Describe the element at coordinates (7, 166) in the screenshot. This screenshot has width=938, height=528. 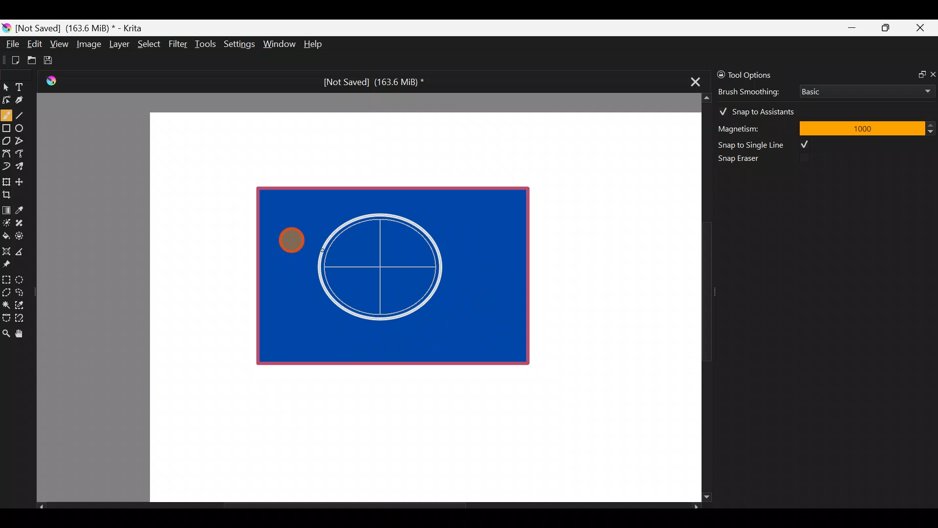
I see `Dynamic brush tool` at that location.